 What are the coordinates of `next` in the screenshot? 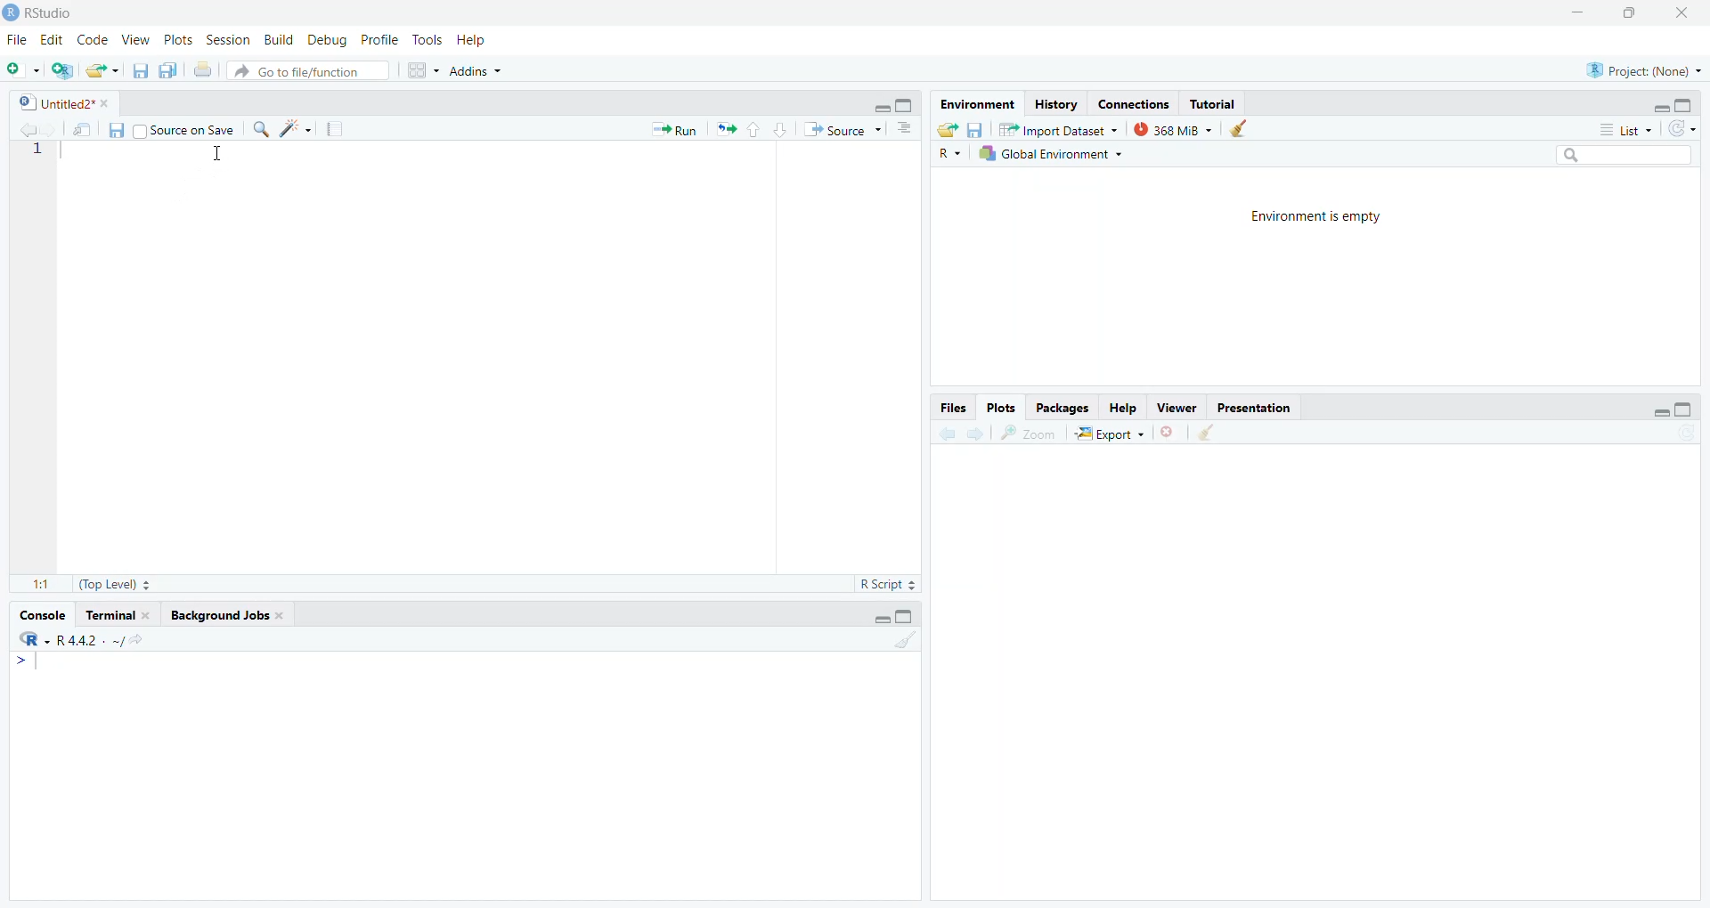 It's located at (982, 434).